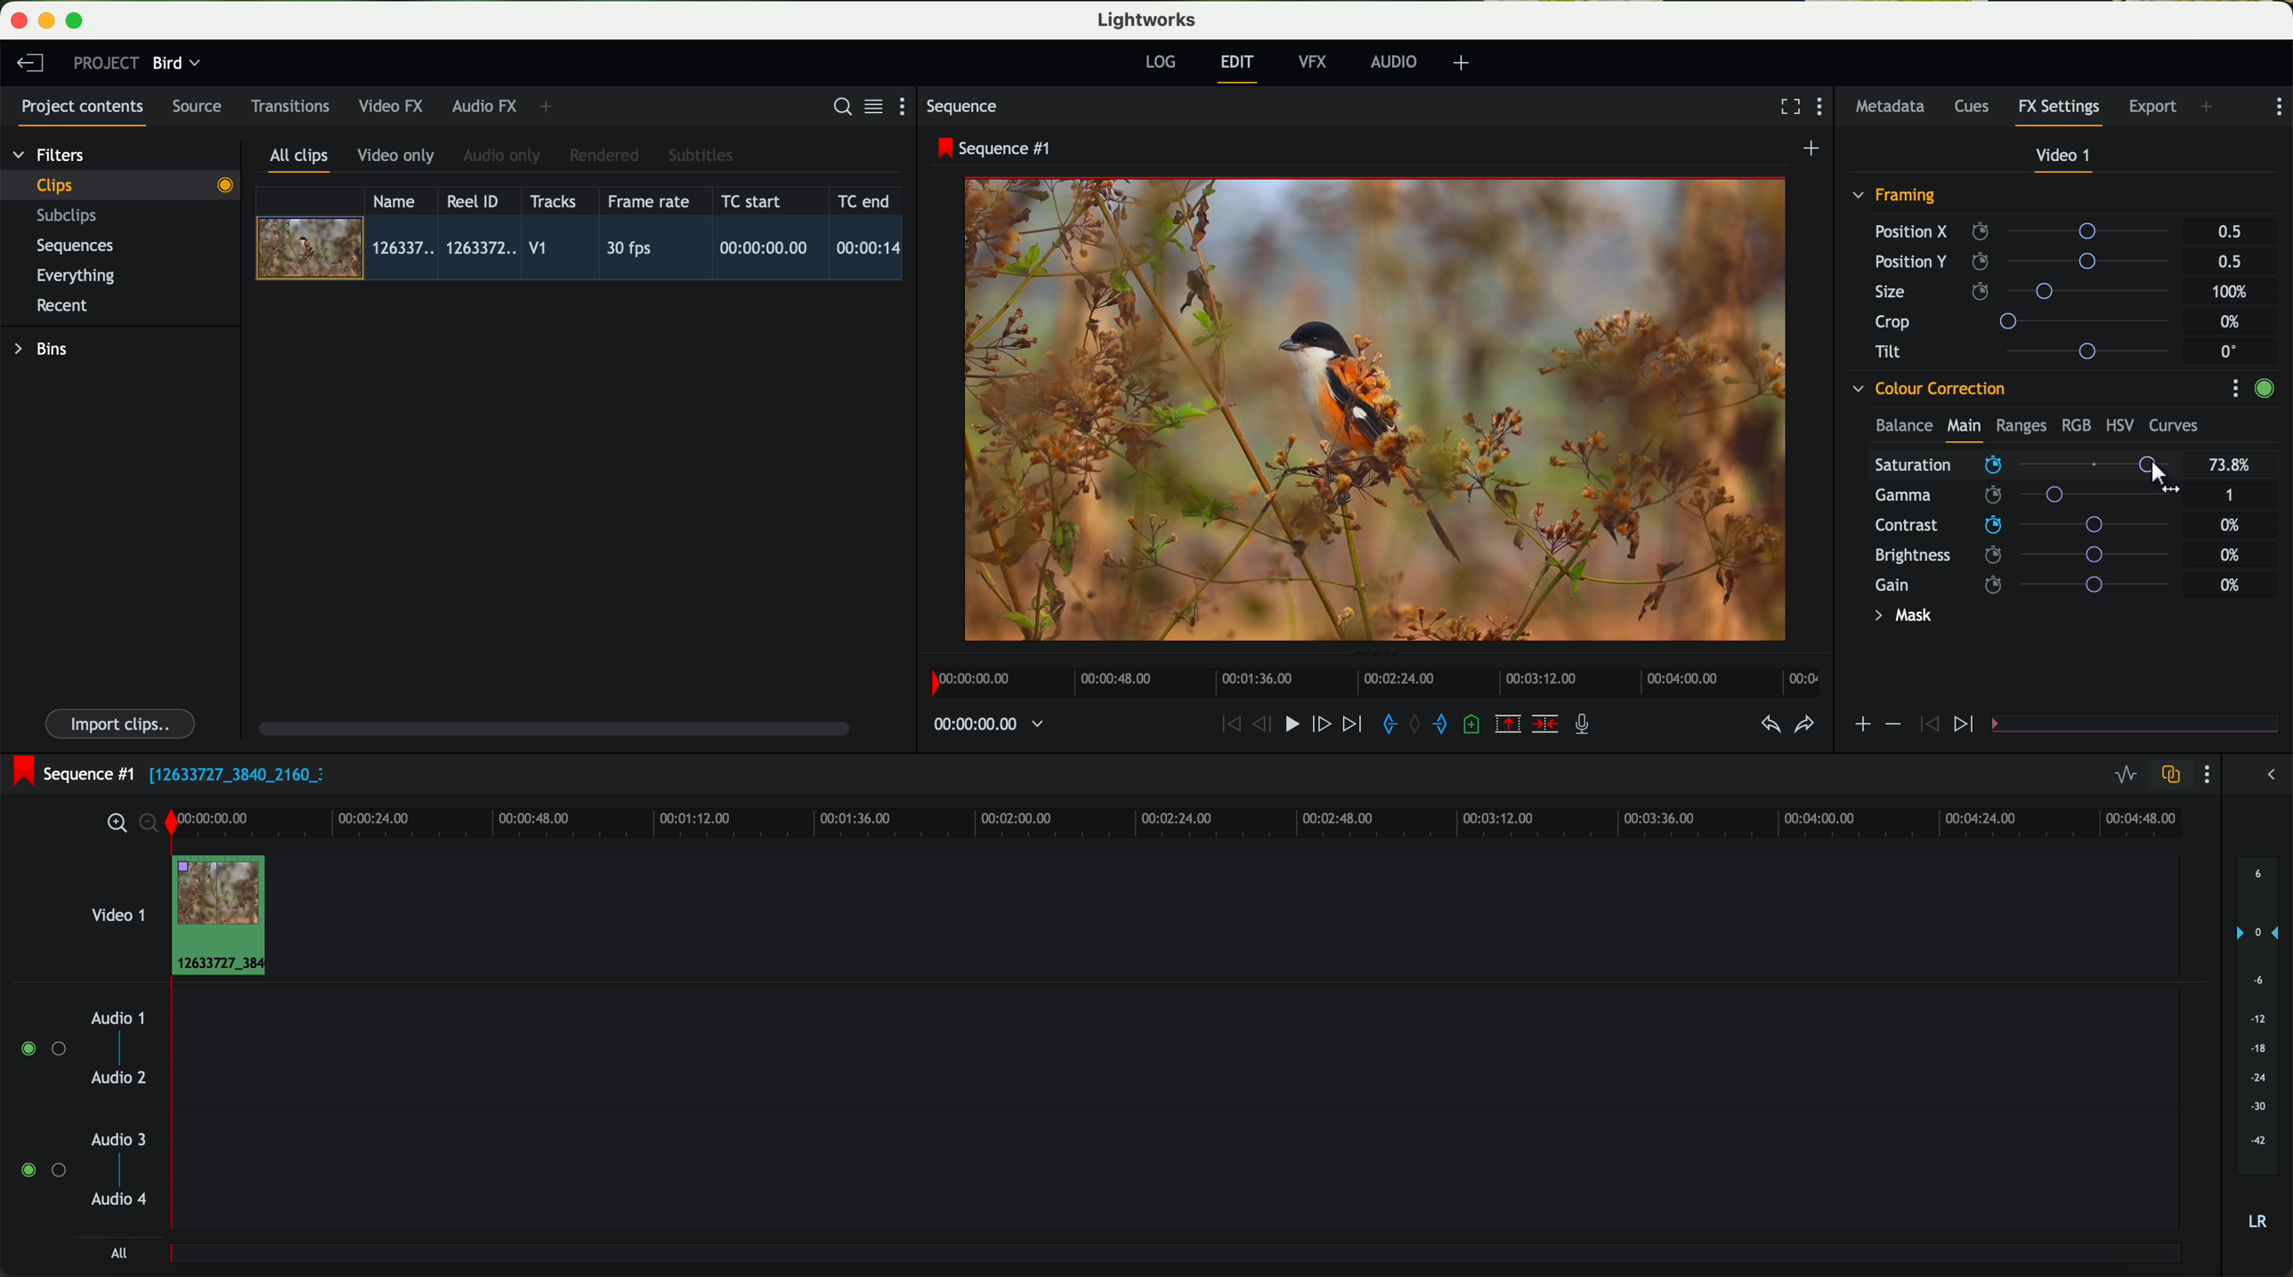 The height and width of the screenshot is (1277, 2293). Describe the element at coordinates (62, 308) in the screenshot. I see `recent` at that location.